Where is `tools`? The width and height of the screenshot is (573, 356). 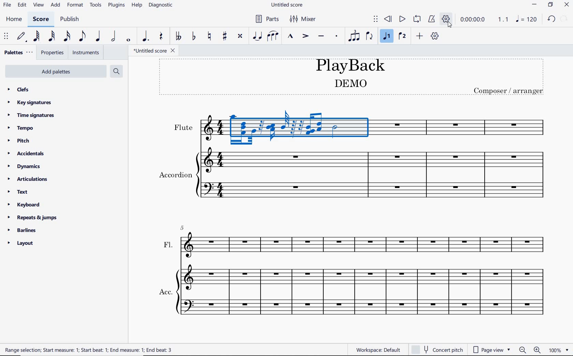
tools is located at coordinates (95, 5).